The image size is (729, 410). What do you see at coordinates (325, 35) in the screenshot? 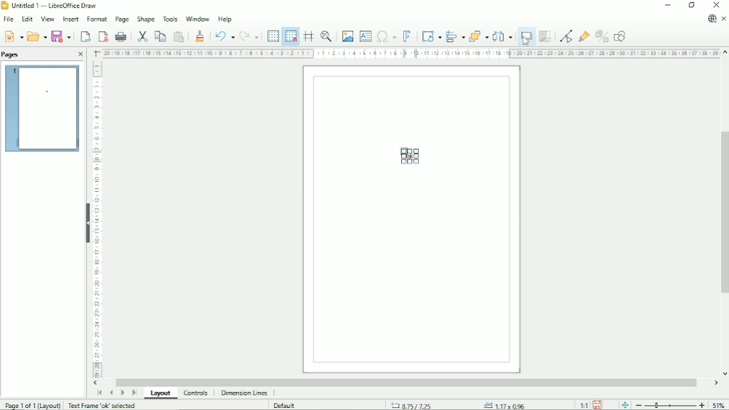
I see `Zoom & pan` at bounding box center [325, 35].